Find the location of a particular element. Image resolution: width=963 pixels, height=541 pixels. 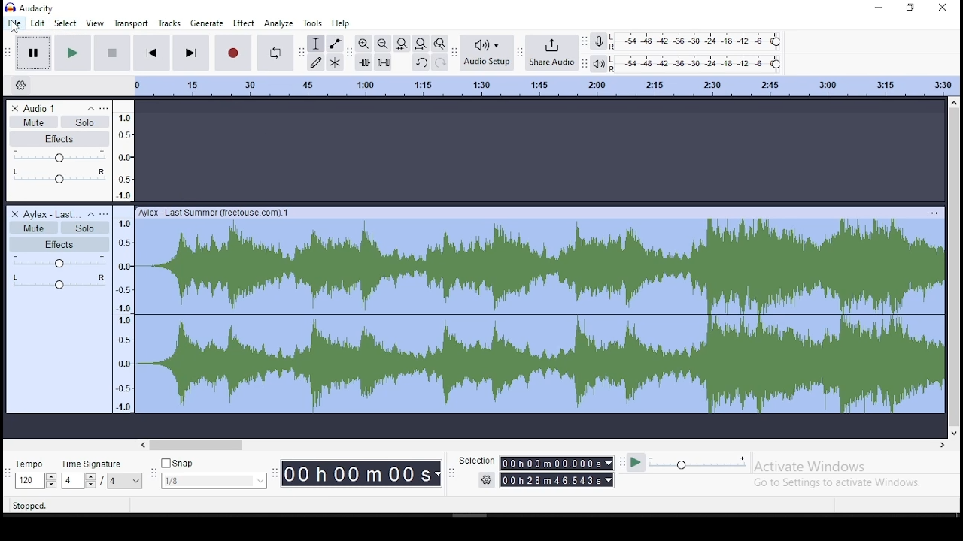

envelope tool is located at coordinates (335, 43).